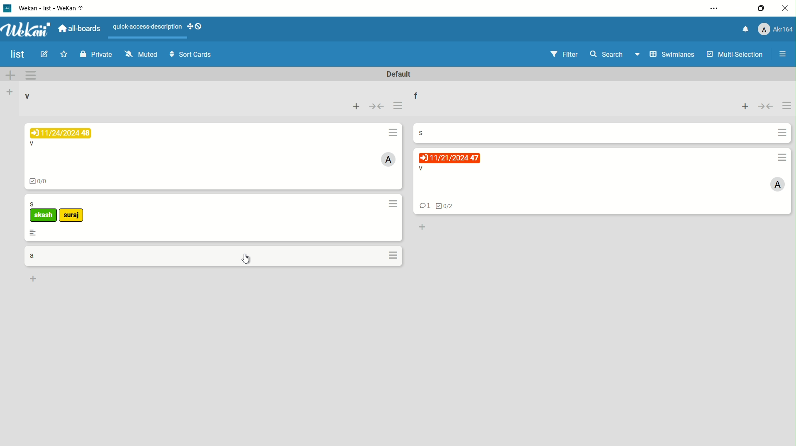 The image size is (796, 446). What do you see at coordinates (63, 54) in the screenshot?
I see `star` at bounding box center [63, 54].